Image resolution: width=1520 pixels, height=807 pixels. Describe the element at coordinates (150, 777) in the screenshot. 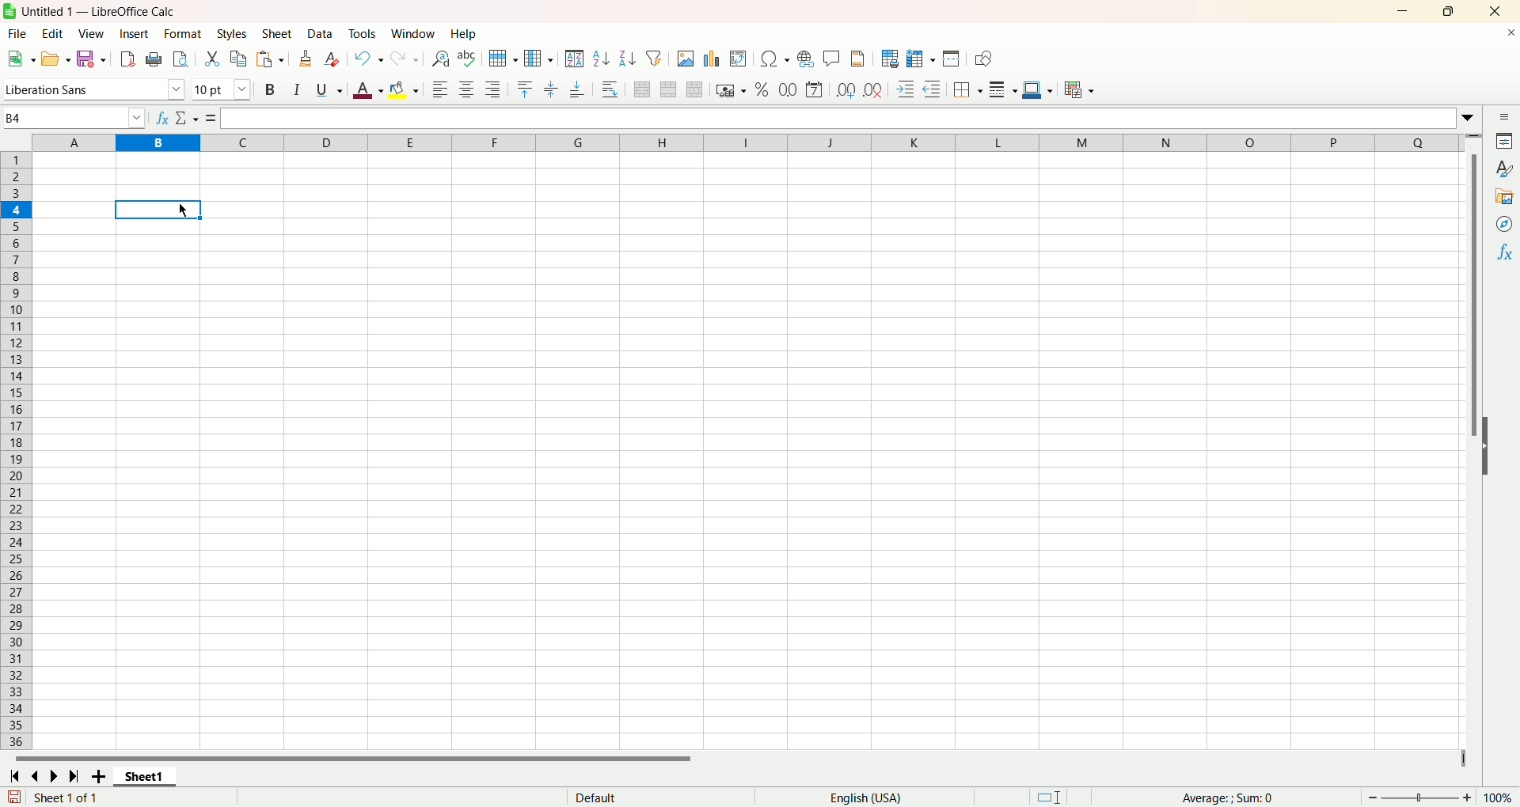

I see `sheet name` at that location.